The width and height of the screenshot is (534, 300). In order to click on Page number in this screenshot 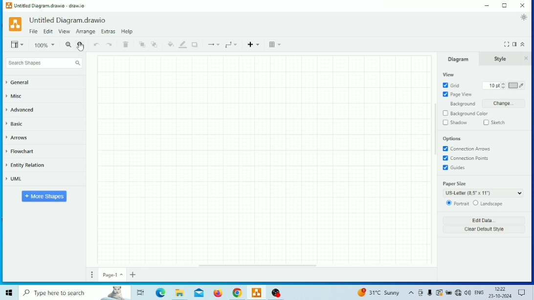, I will do `click(112, 275)`.